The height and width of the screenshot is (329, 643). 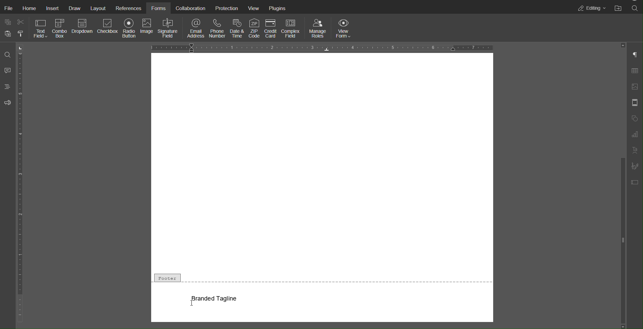 What do you see at coordinates (635, 182) in the screenshot?
I see `Text Field Settings` at bounding box center [635, 182].